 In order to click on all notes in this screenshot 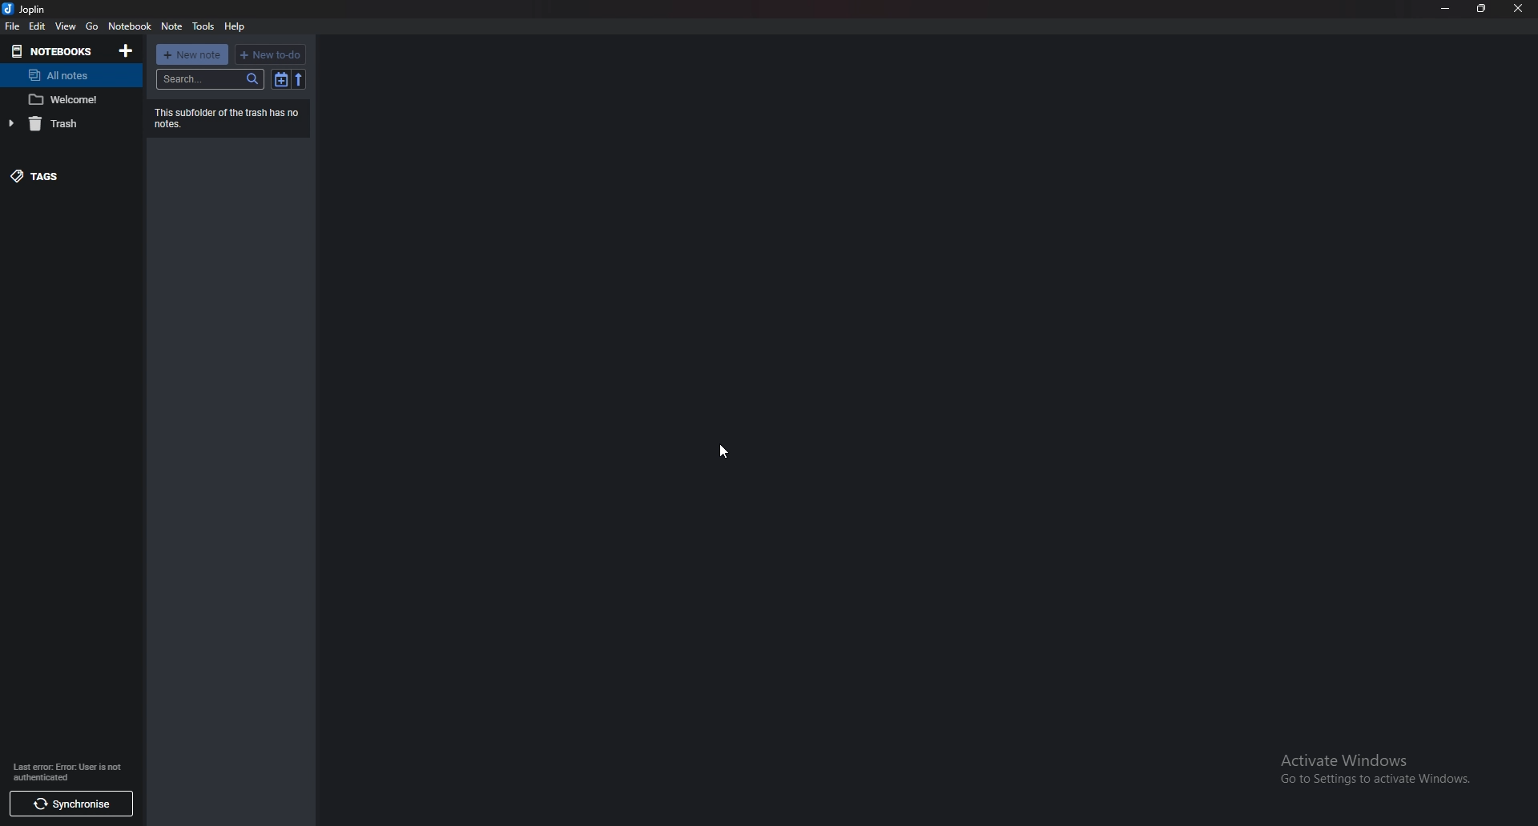, I will do `click(67, 75)`.